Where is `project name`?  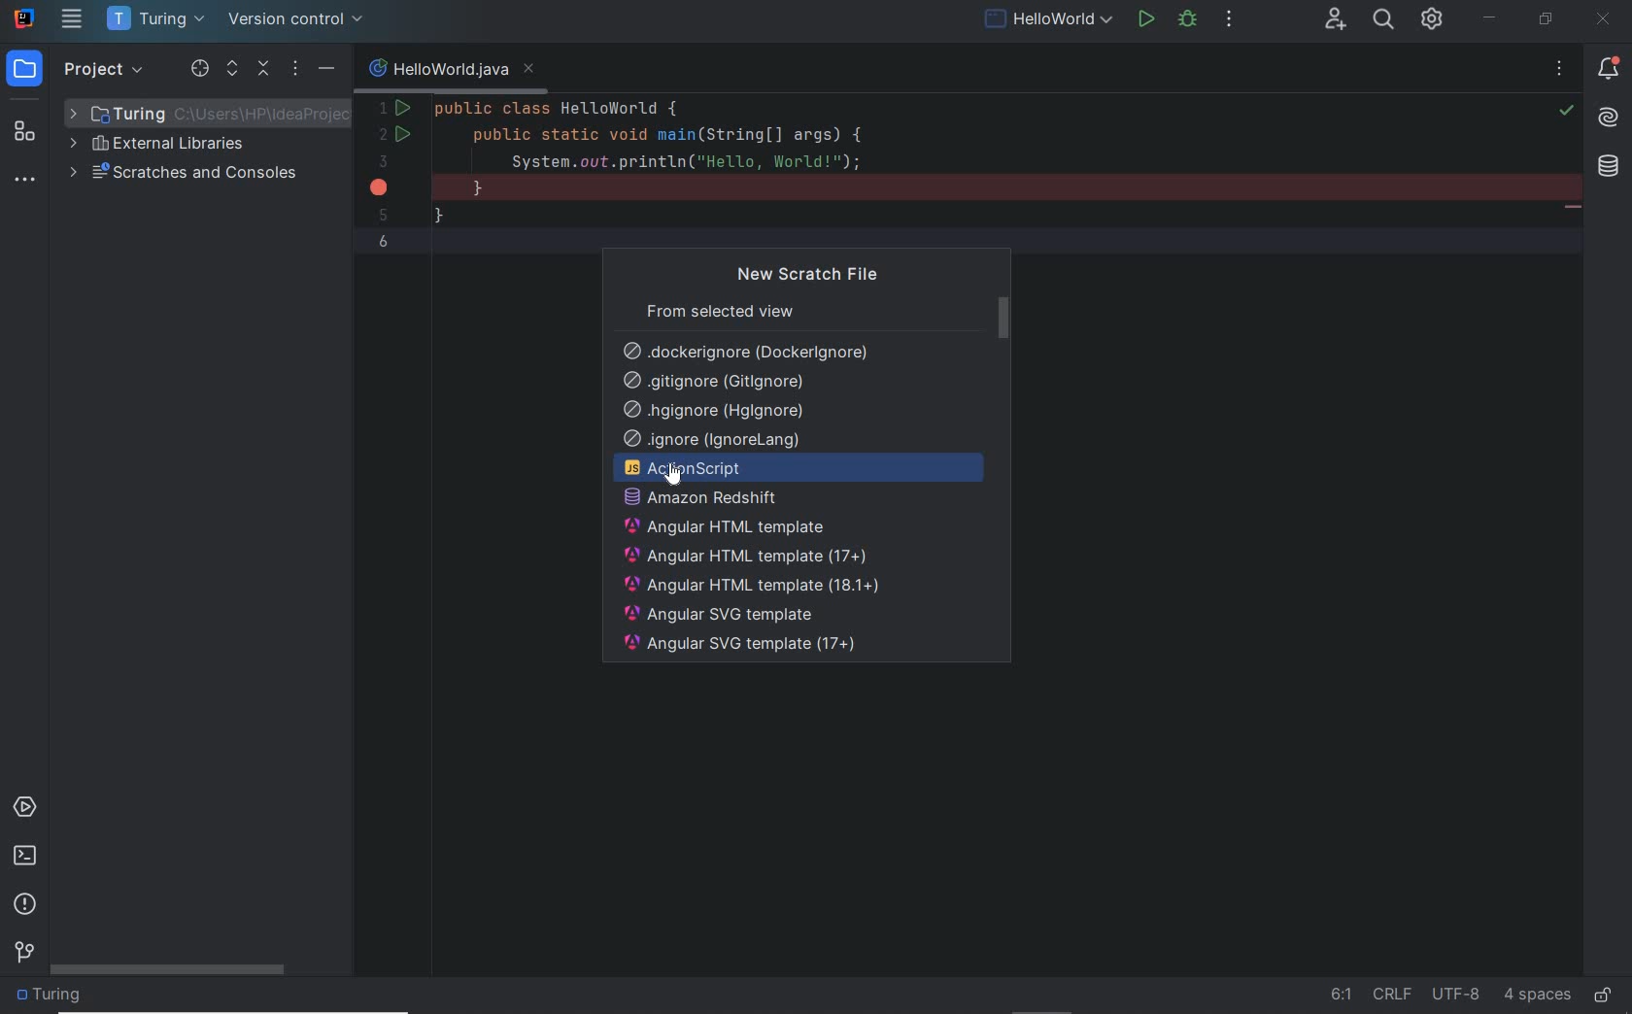
project name is located at coordinates (53, 997).